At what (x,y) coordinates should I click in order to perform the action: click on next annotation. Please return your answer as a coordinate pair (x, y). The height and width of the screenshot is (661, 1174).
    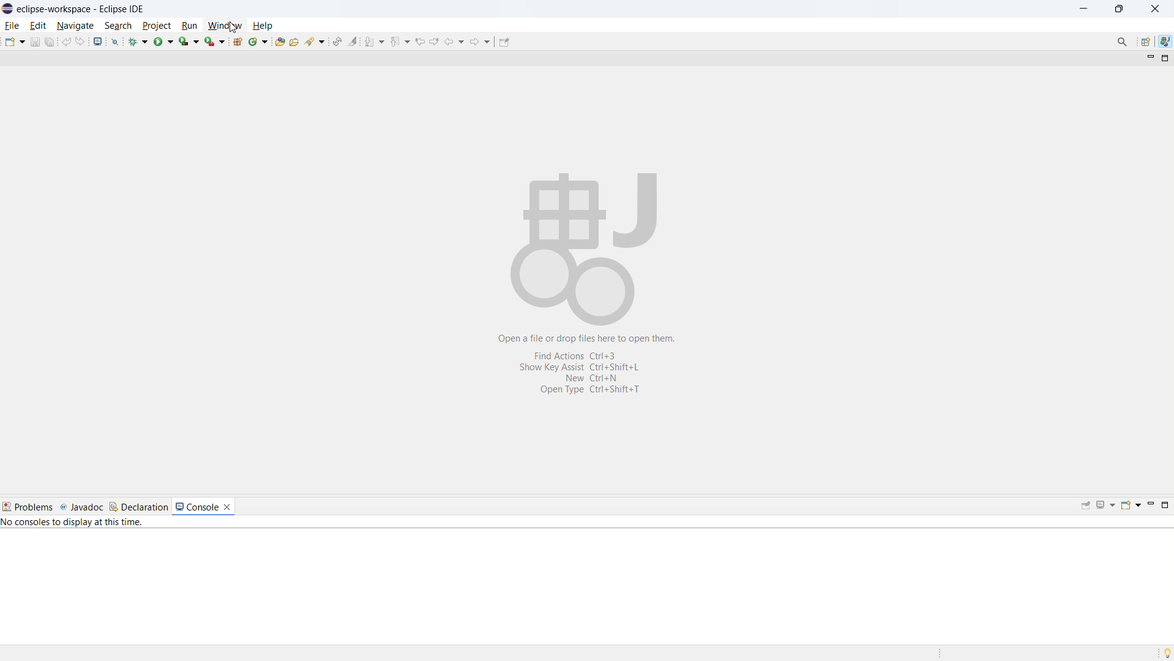
    Looking at the image, I should click on (375, 41).